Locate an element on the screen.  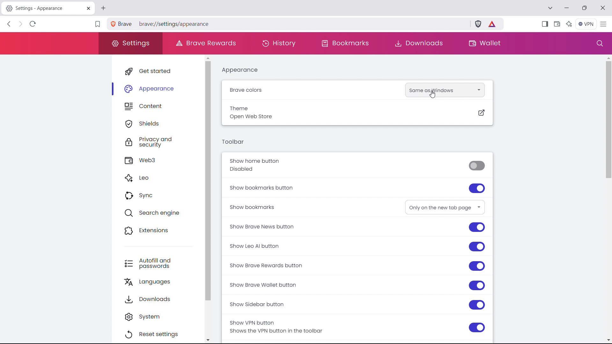
Show bookmarks is located at coordinates (261, 207).